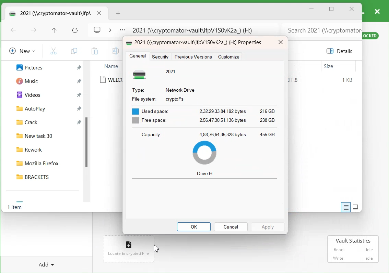 This screenshot has height=273, width=389. I want to click on Pin a file, so click(80, 95).